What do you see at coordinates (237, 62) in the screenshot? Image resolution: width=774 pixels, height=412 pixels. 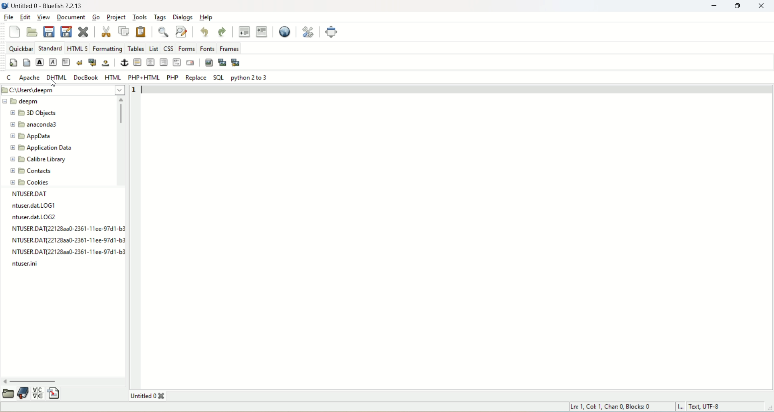 I see `multi-thumbnail` at bounding box center [237, 62].